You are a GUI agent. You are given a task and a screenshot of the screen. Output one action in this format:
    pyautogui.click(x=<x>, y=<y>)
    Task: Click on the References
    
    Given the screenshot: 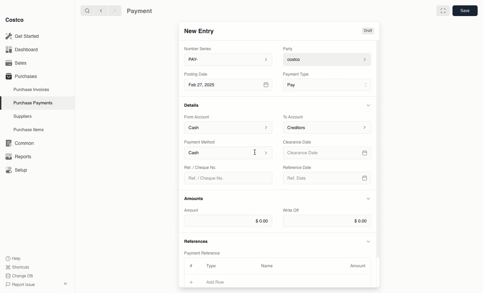 What is the action you would take?
    pyautogui.click(x=197, y=240)
    